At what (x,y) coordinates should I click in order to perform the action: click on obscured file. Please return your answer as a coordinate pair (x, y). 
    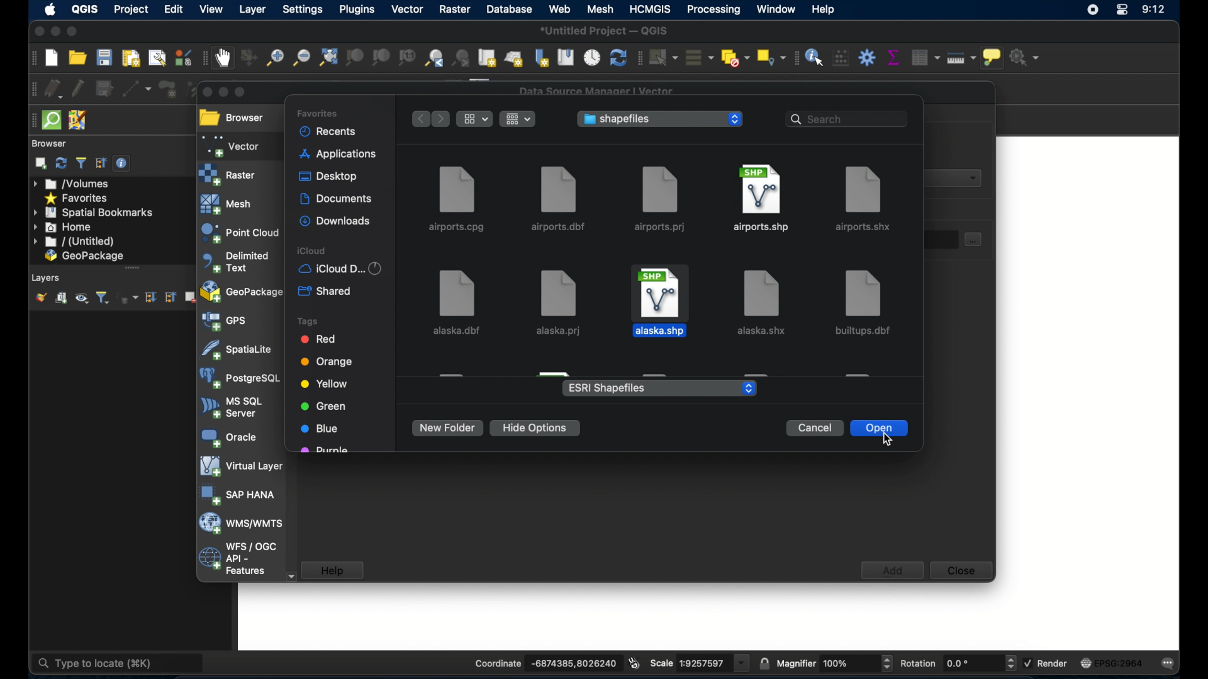
    Looking at the image, I should click on (554, 373).